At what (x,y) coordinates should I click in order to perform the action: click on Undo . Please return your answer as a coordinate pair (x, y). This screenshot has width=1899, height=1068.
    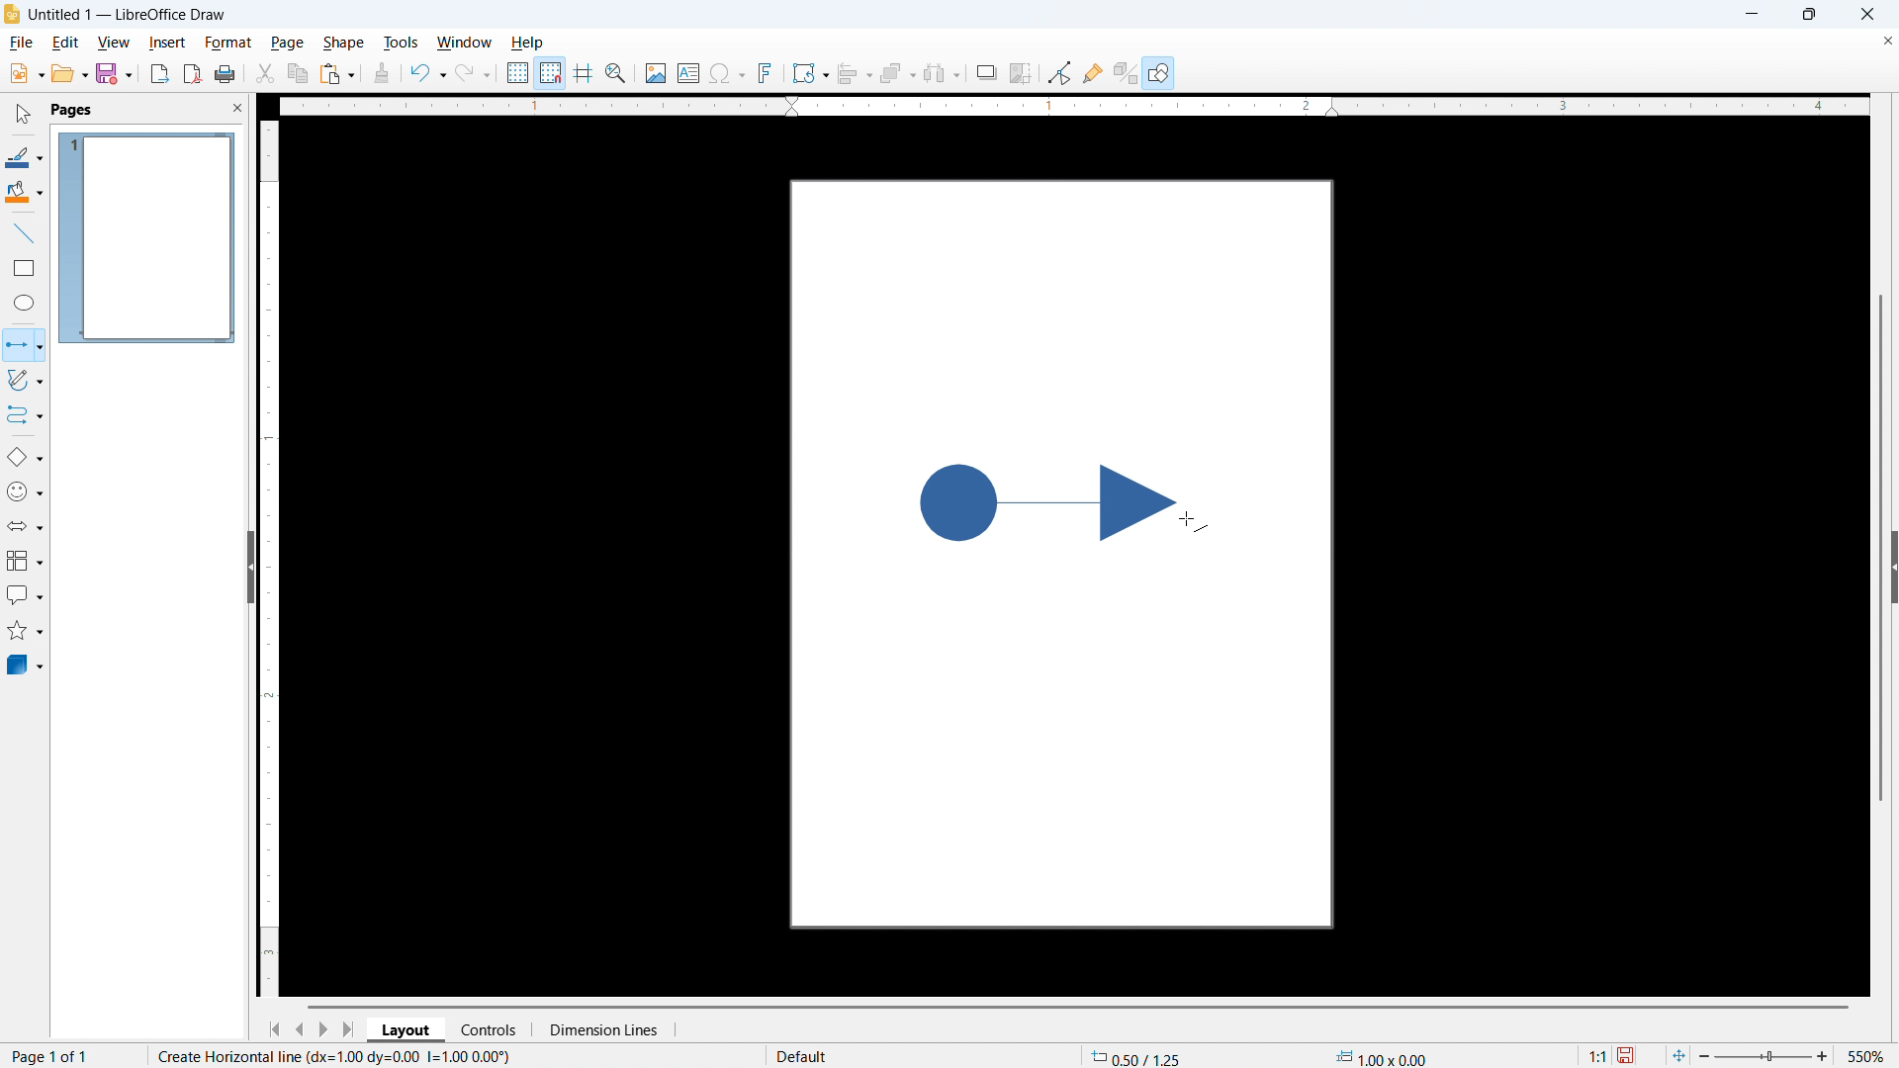
    Looking at the image, I should click on (429, 74).